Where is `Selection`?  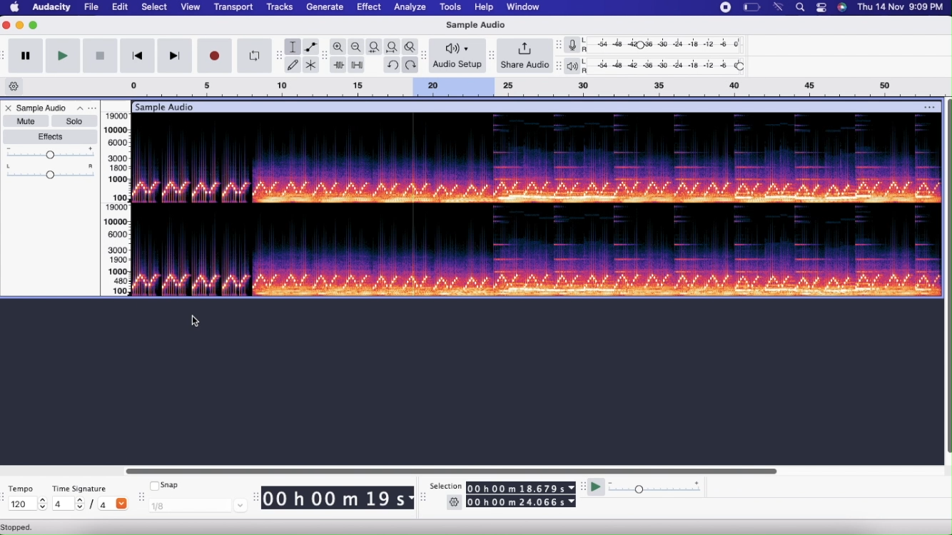
Selection is located at coordinates (447, 486).